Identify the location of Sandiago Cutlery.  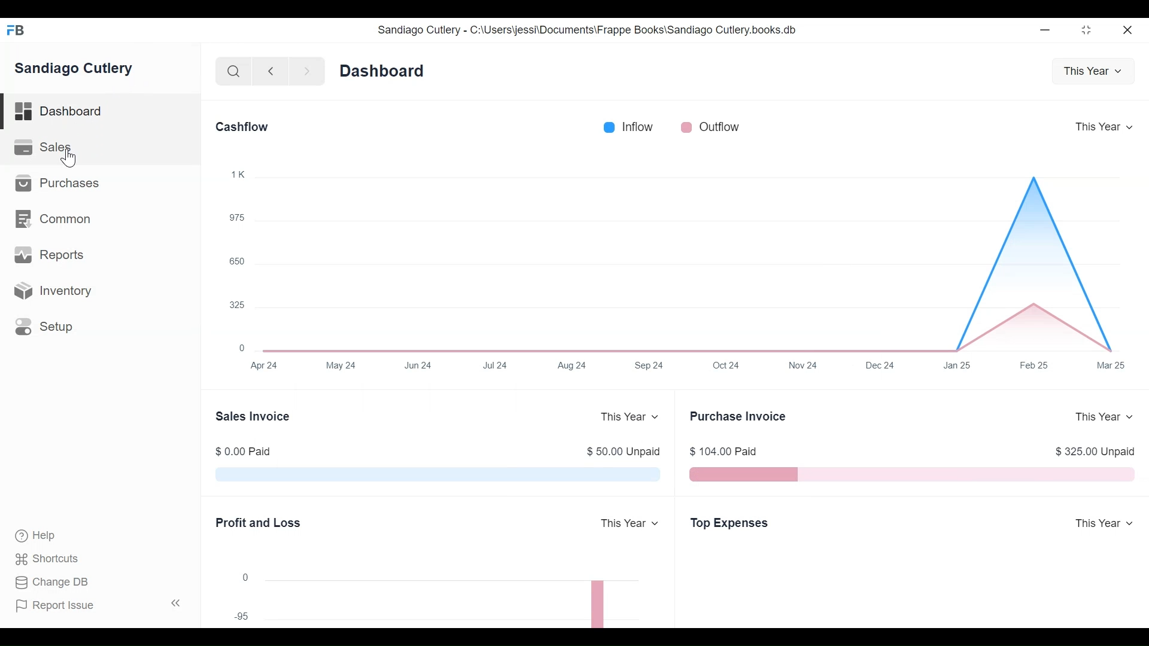
(77, 68).